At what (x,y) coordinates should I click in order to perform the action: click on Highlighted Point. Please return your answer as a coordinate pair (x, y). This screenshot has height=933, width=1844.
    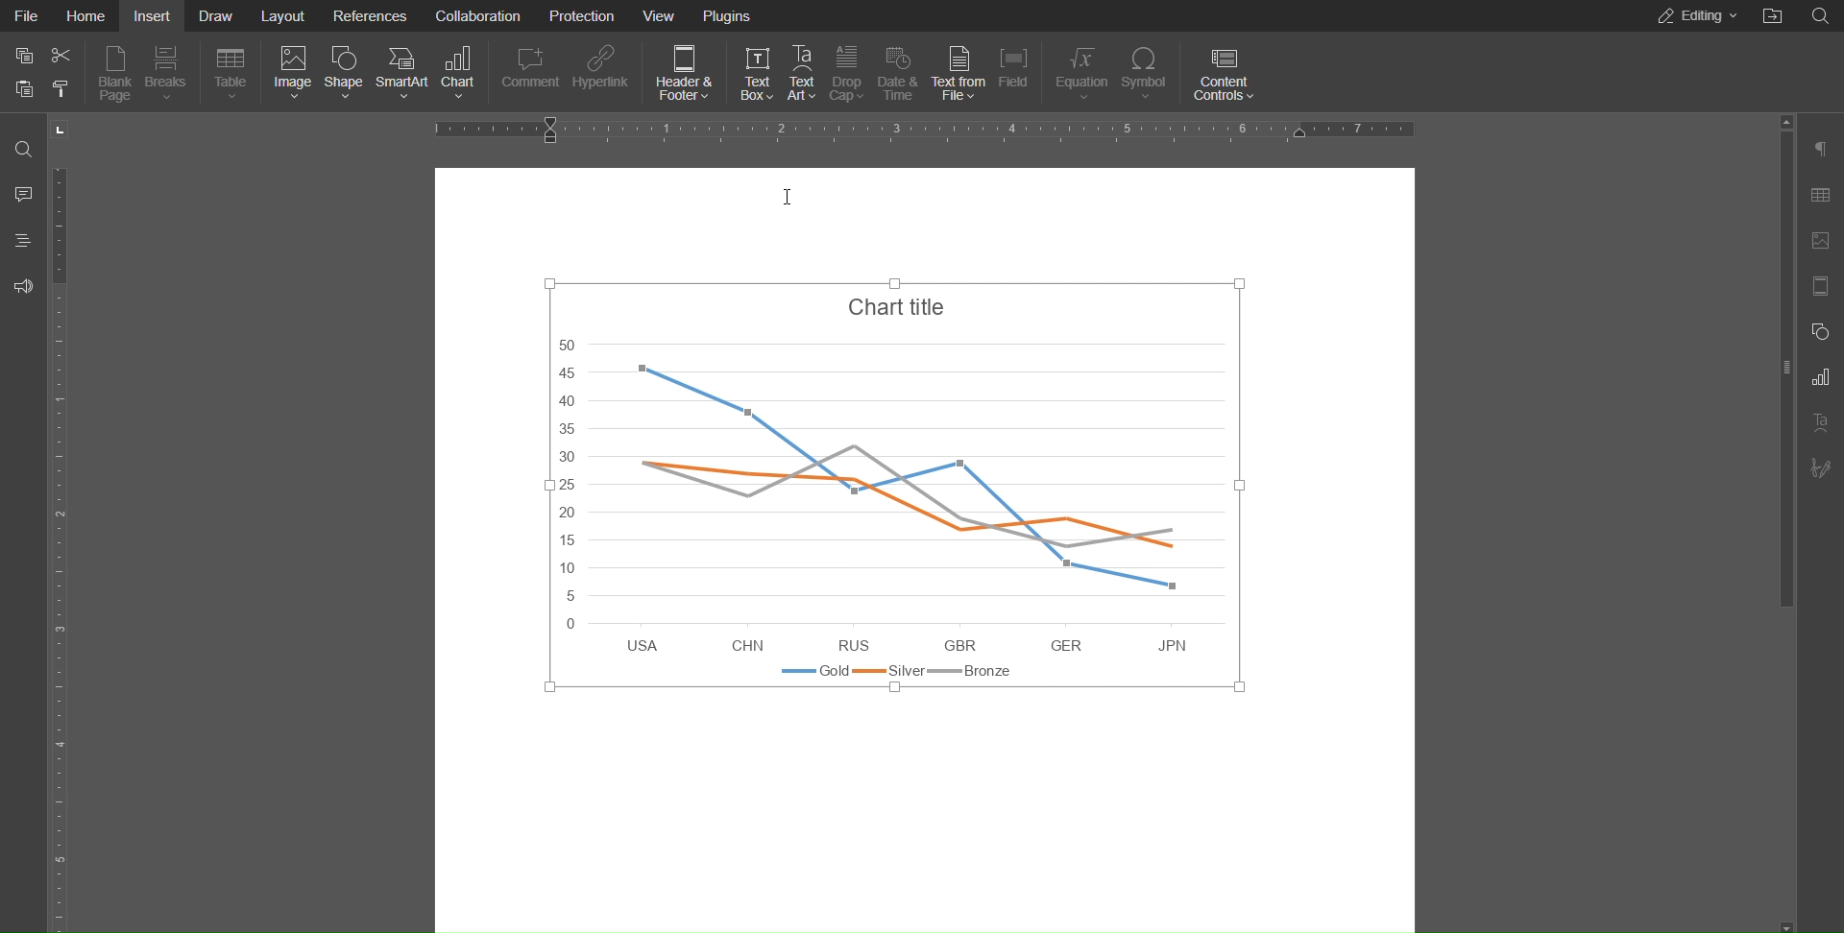
    Looking at the image, I should click on (641, 370).